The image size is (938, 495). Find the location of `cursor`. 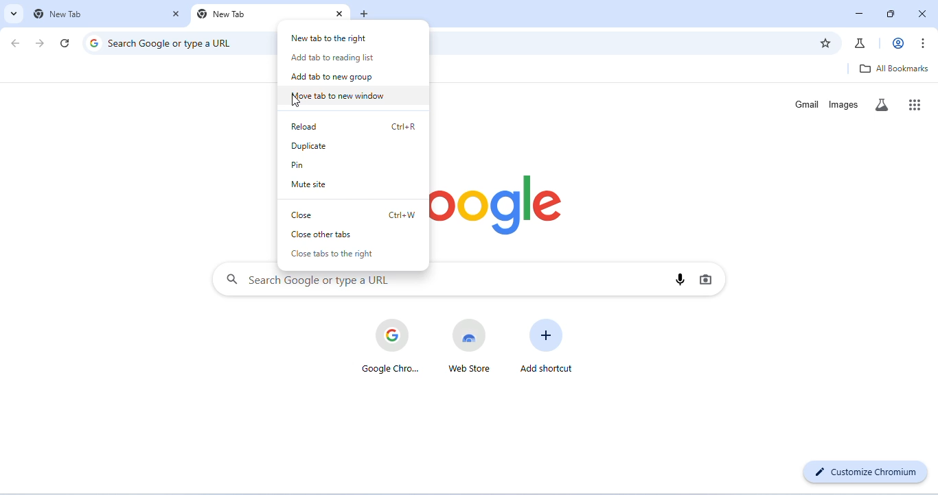

cursor is located at coordinates (298, 102).